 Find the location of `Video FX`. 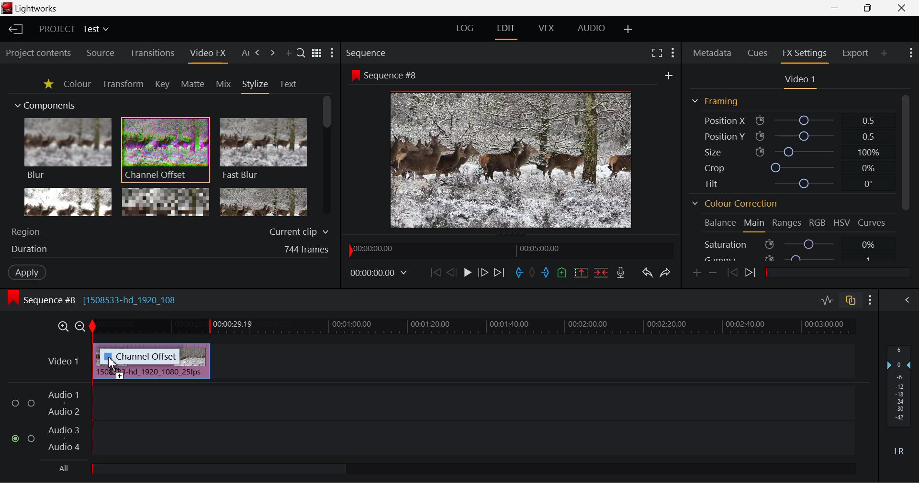

Video FX is located at coordinates (207, 55).